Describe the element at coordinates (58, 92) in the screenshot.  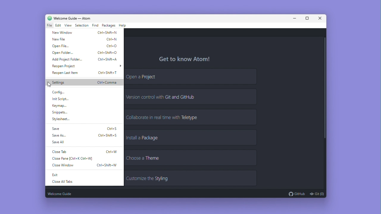
I see `Config` at that location.